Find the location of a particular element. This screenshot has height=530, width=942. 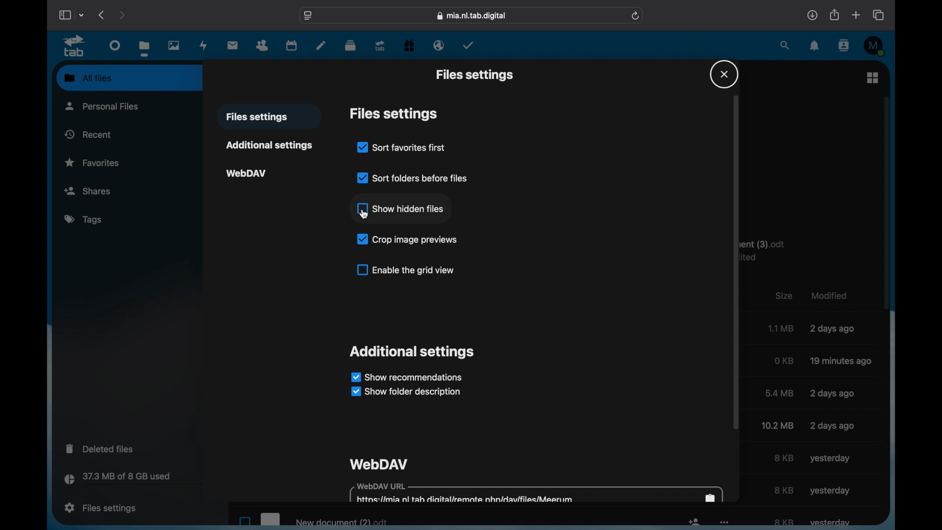

search is located at coordinates (785, 46).